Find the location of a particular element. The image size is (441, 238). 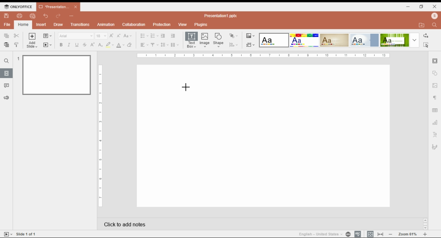

insert text box is located at coordinates (191, 40).